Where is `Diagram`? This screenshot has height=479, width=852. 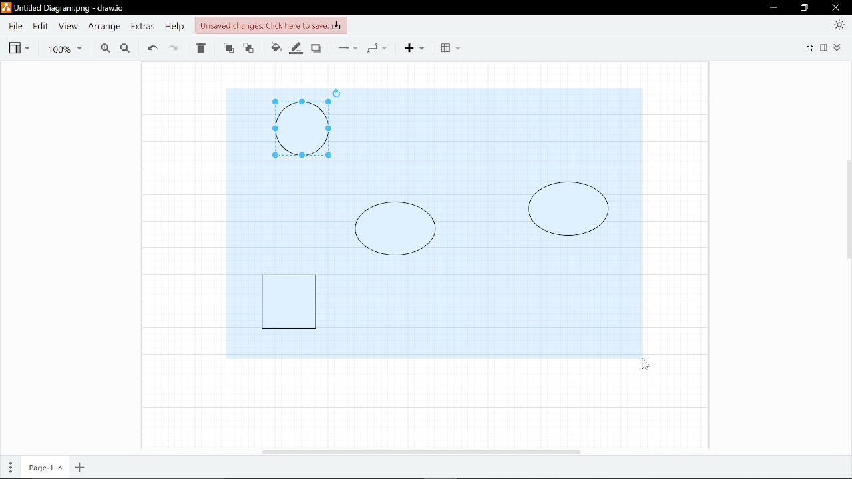 Diagram is located at coordinates (395, 228).